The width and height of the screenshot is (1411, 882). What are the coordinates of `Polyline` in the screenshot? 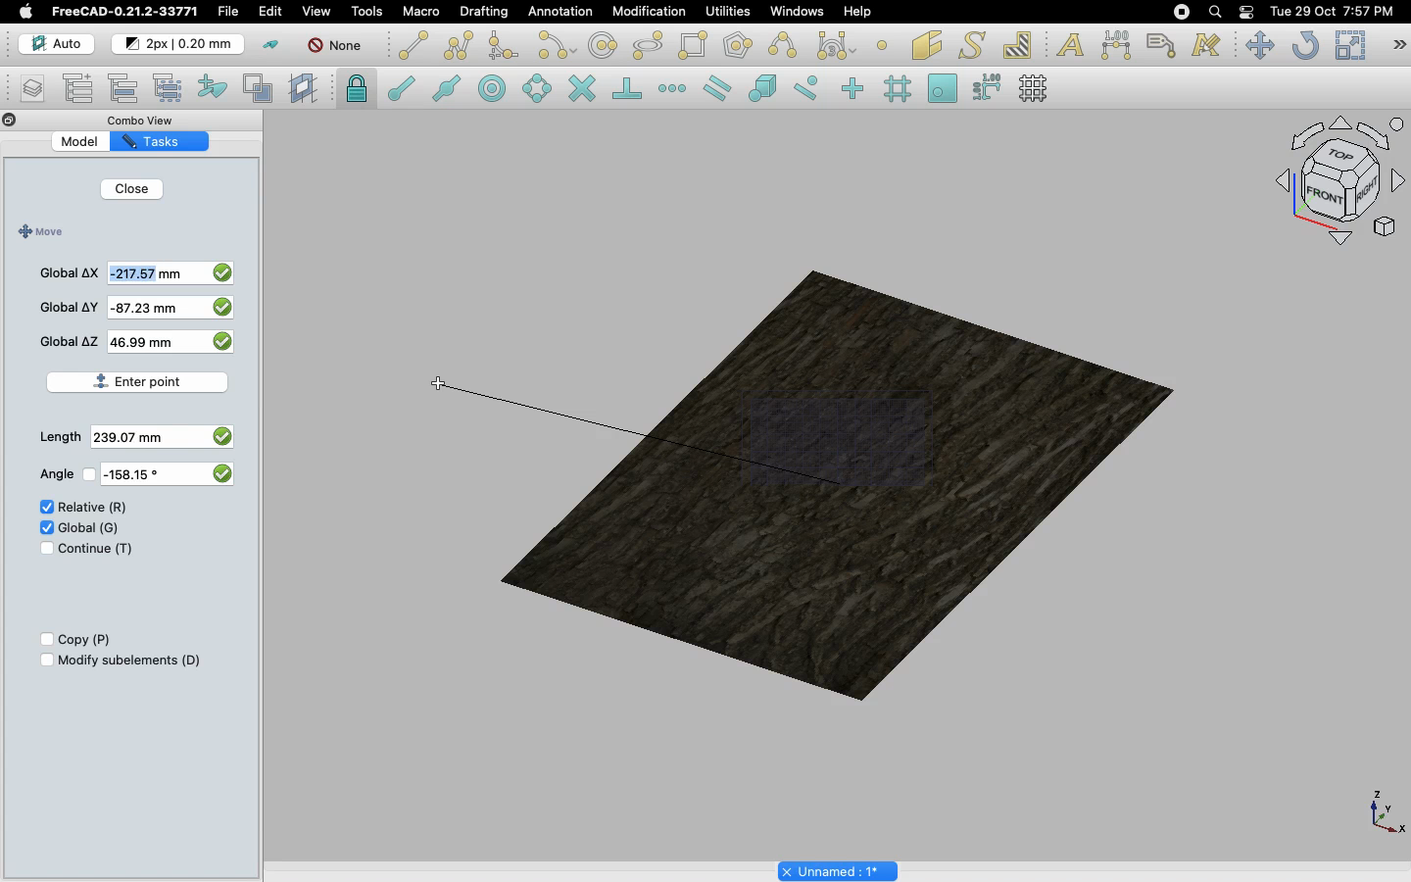 It's located at (459, 45).